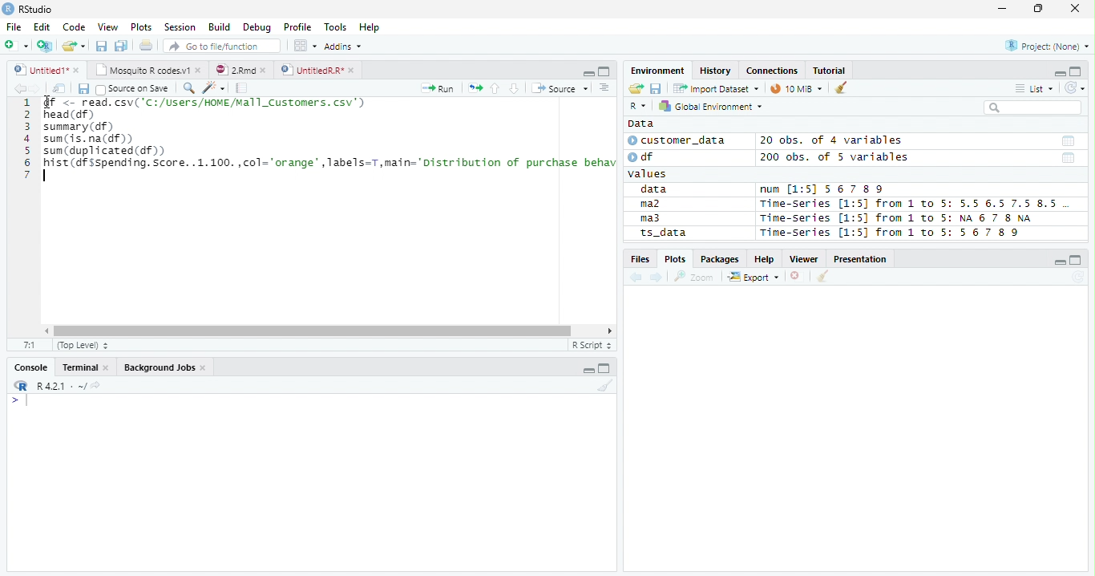 The height and width of the screenshot is (576, 1095). Describe the element at coordinates (1049, 44) in the screenshot. I see `Project (none)` at that location.